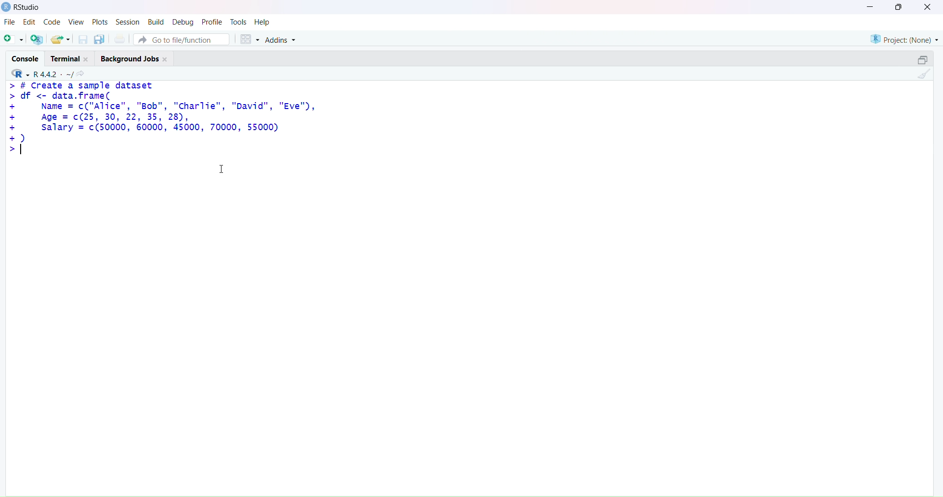  I want to click on minimize, so click(866, 6).